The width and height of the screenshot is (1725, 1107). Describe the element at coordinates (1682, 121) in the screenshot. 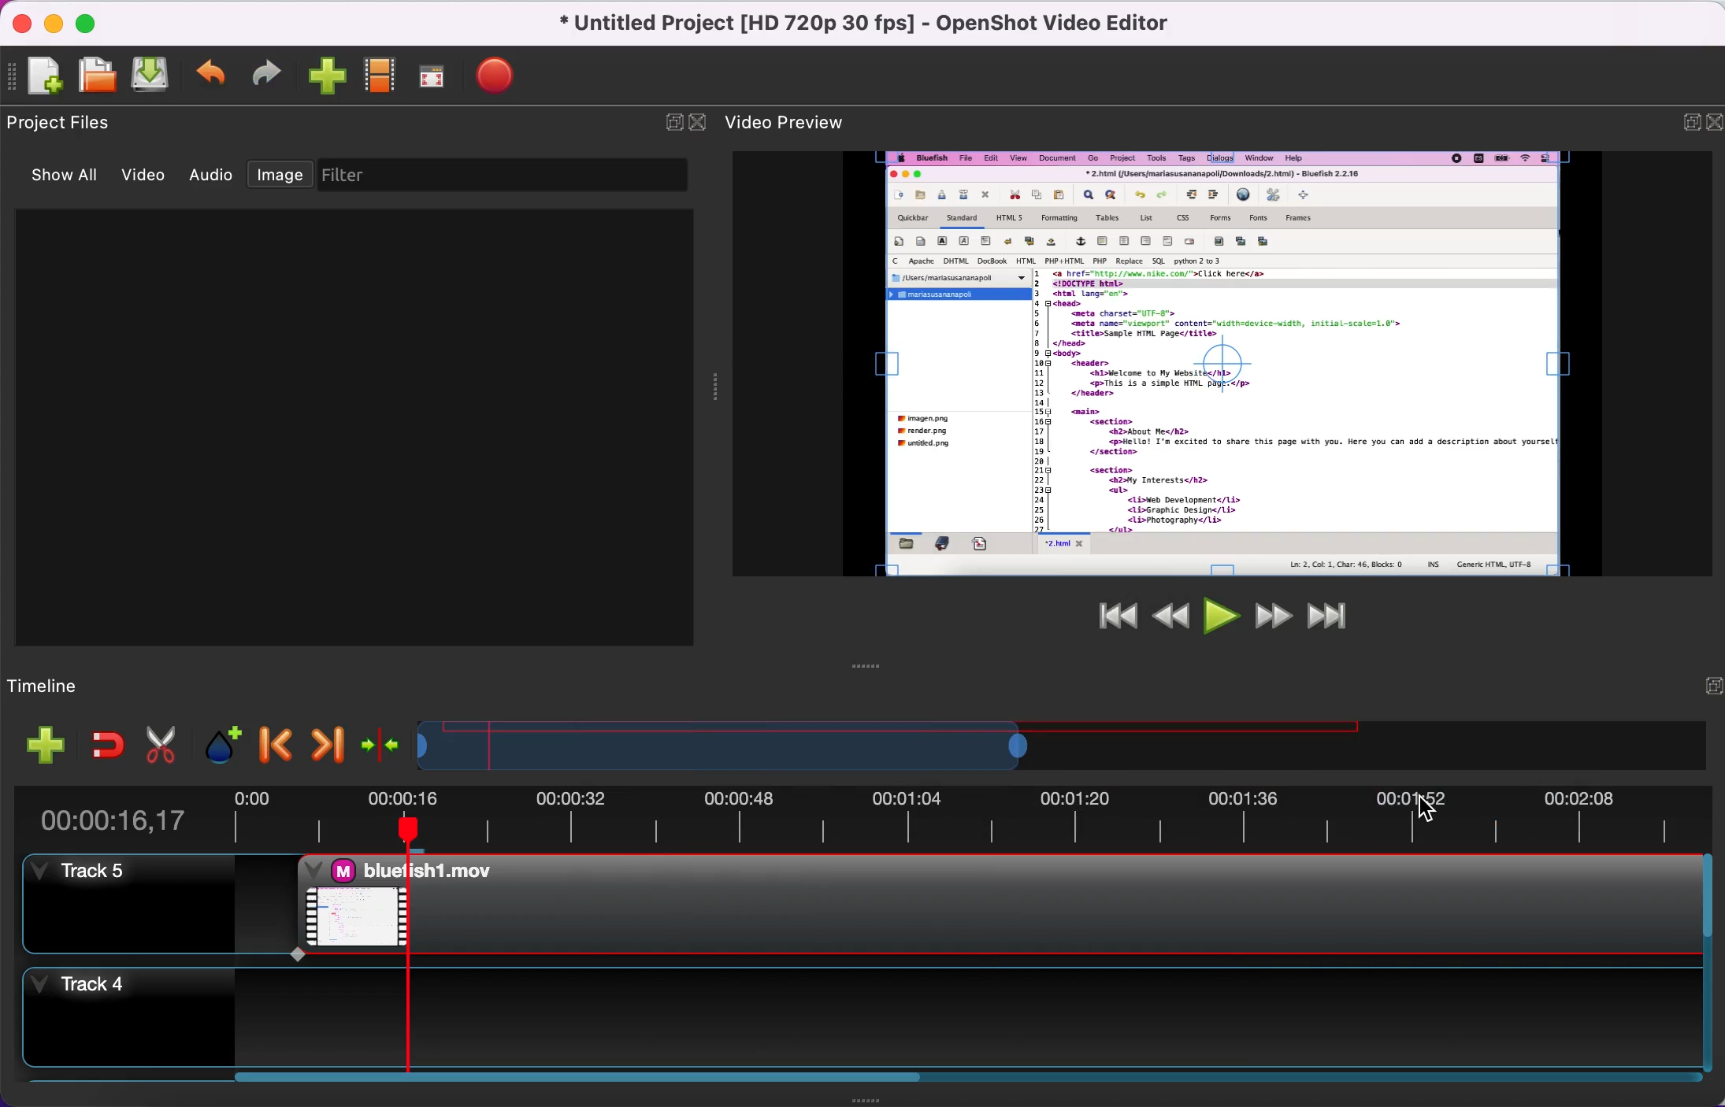

I see `expand/hide` at that location.